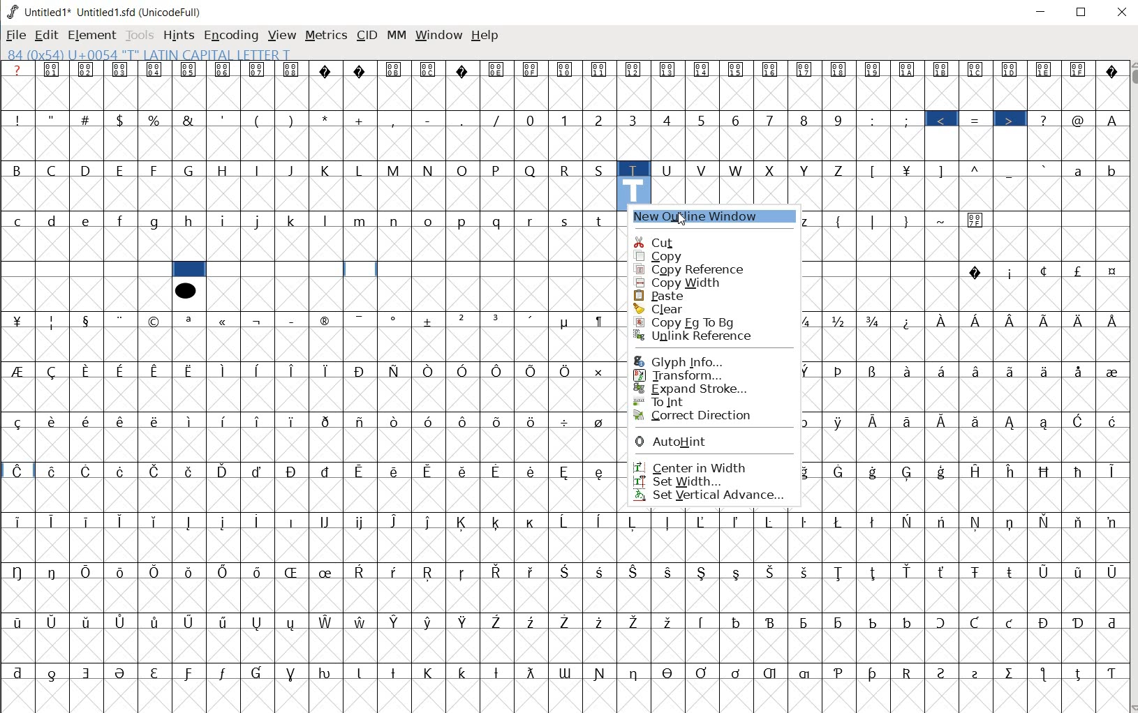 The height and width of the screenshot is (713, 1138). I want to click on Symbol, so click(498, 371).